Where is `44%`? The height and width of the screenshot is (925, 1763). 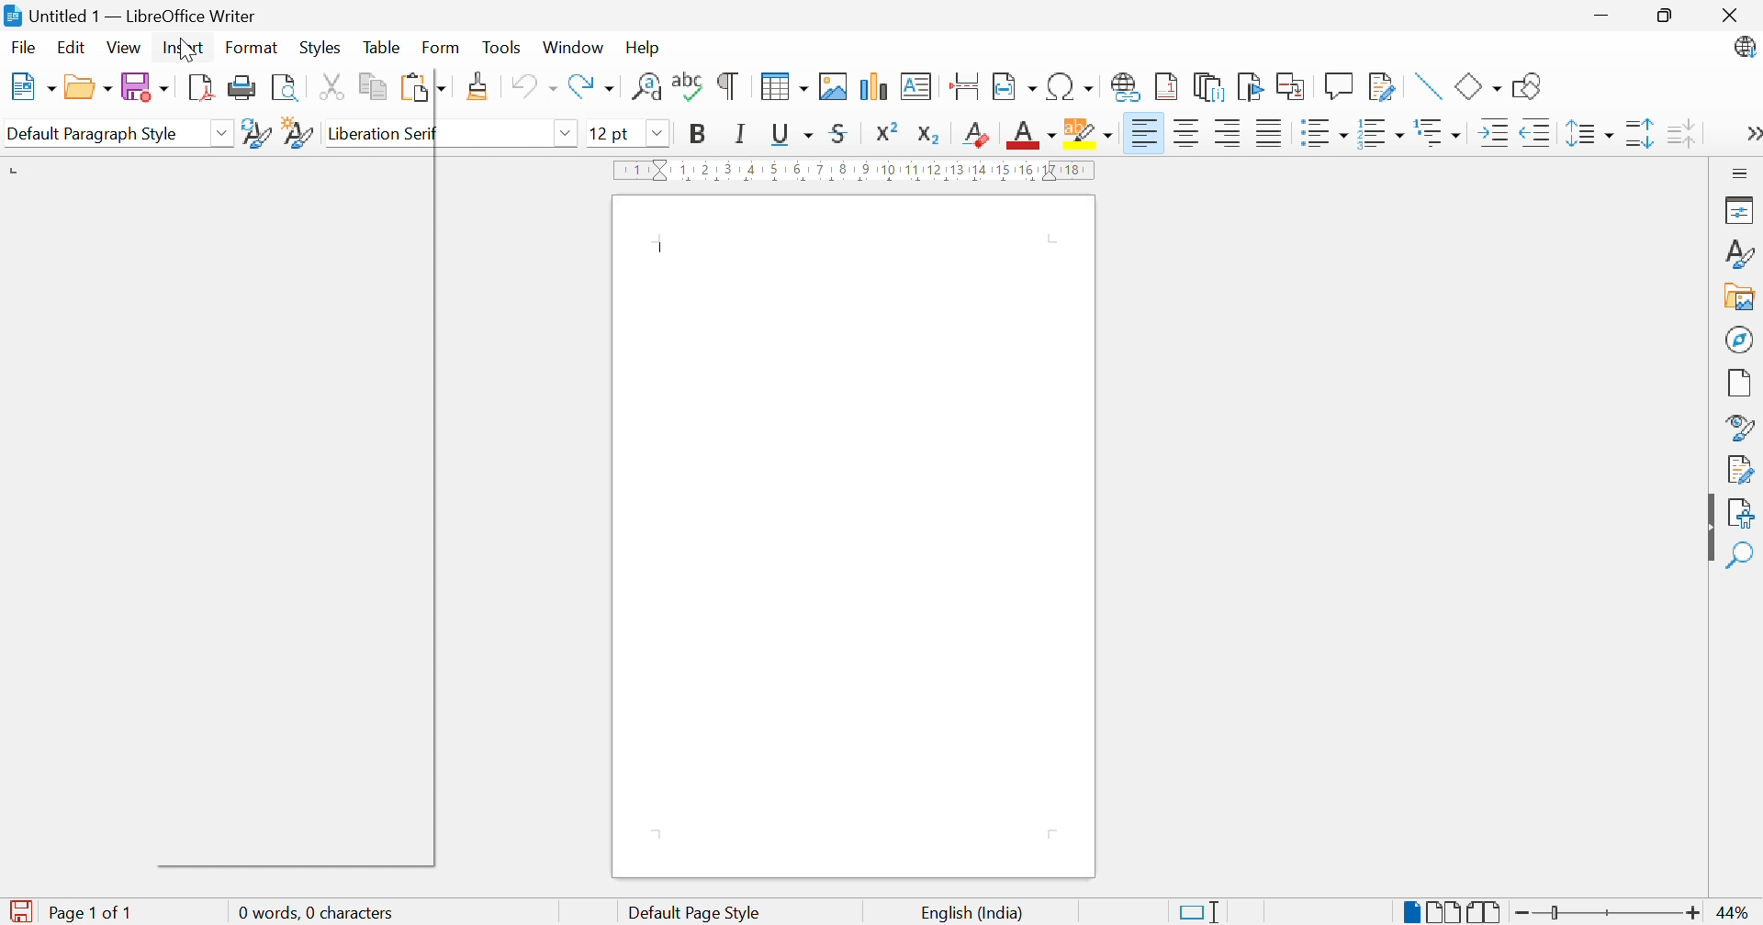 44% is located at coordinates (1735, 913).